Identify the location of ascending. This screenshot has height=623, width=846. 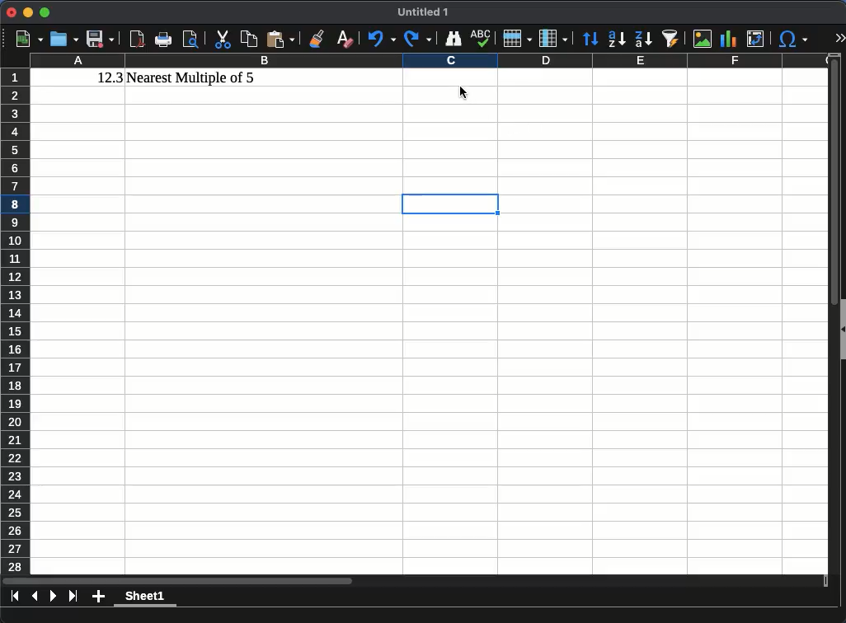
(617, 40).